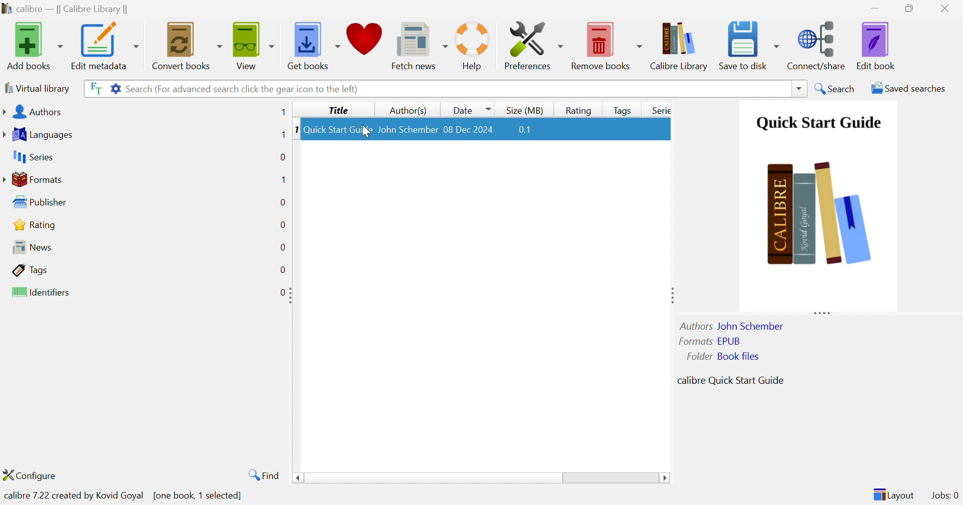 The width and height of the screenshot is (963, 505). Describe the element at coordinates (533, 45) in the screenshot. I see `Preferences` at that location.